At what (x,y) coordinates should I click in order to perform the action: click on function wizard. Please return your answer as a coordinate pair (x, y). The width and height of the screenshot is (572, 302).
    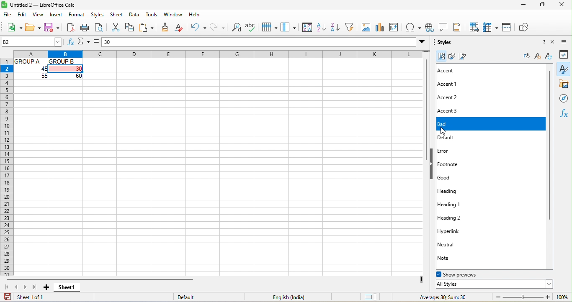
    Looking at the image, I should click on (70, 43).